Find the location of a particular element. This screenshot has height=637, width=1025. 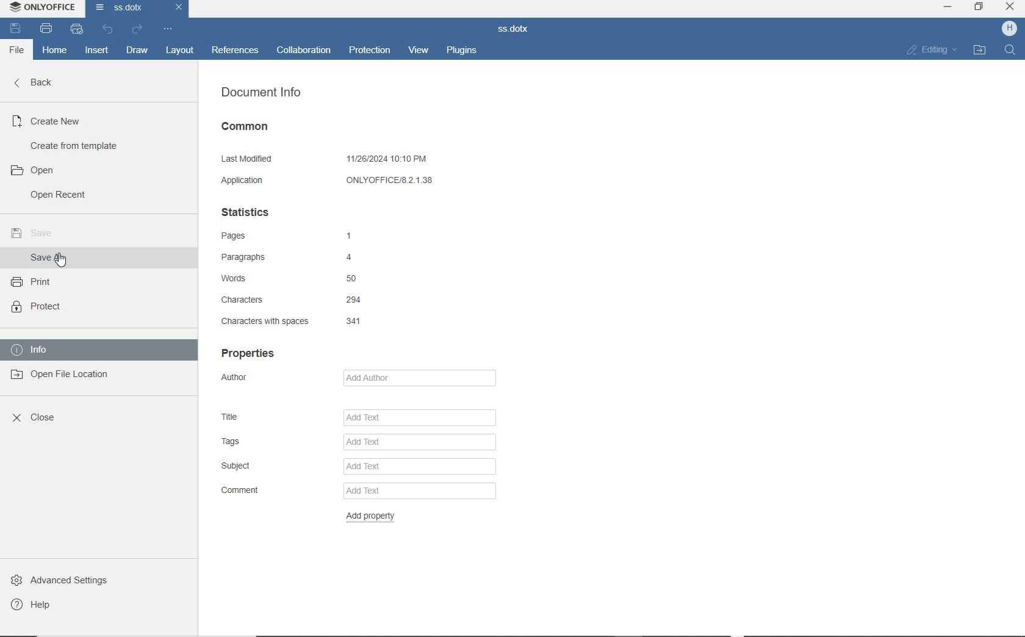

QUICK PRINT is located at coordinates (76, 29).